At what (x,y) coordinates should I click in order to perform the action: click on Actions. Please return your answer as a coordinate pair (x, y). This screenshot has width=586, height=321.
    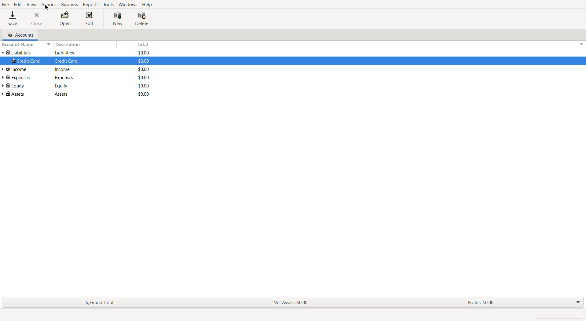
    Looking at the image, I should click on (48, 5).